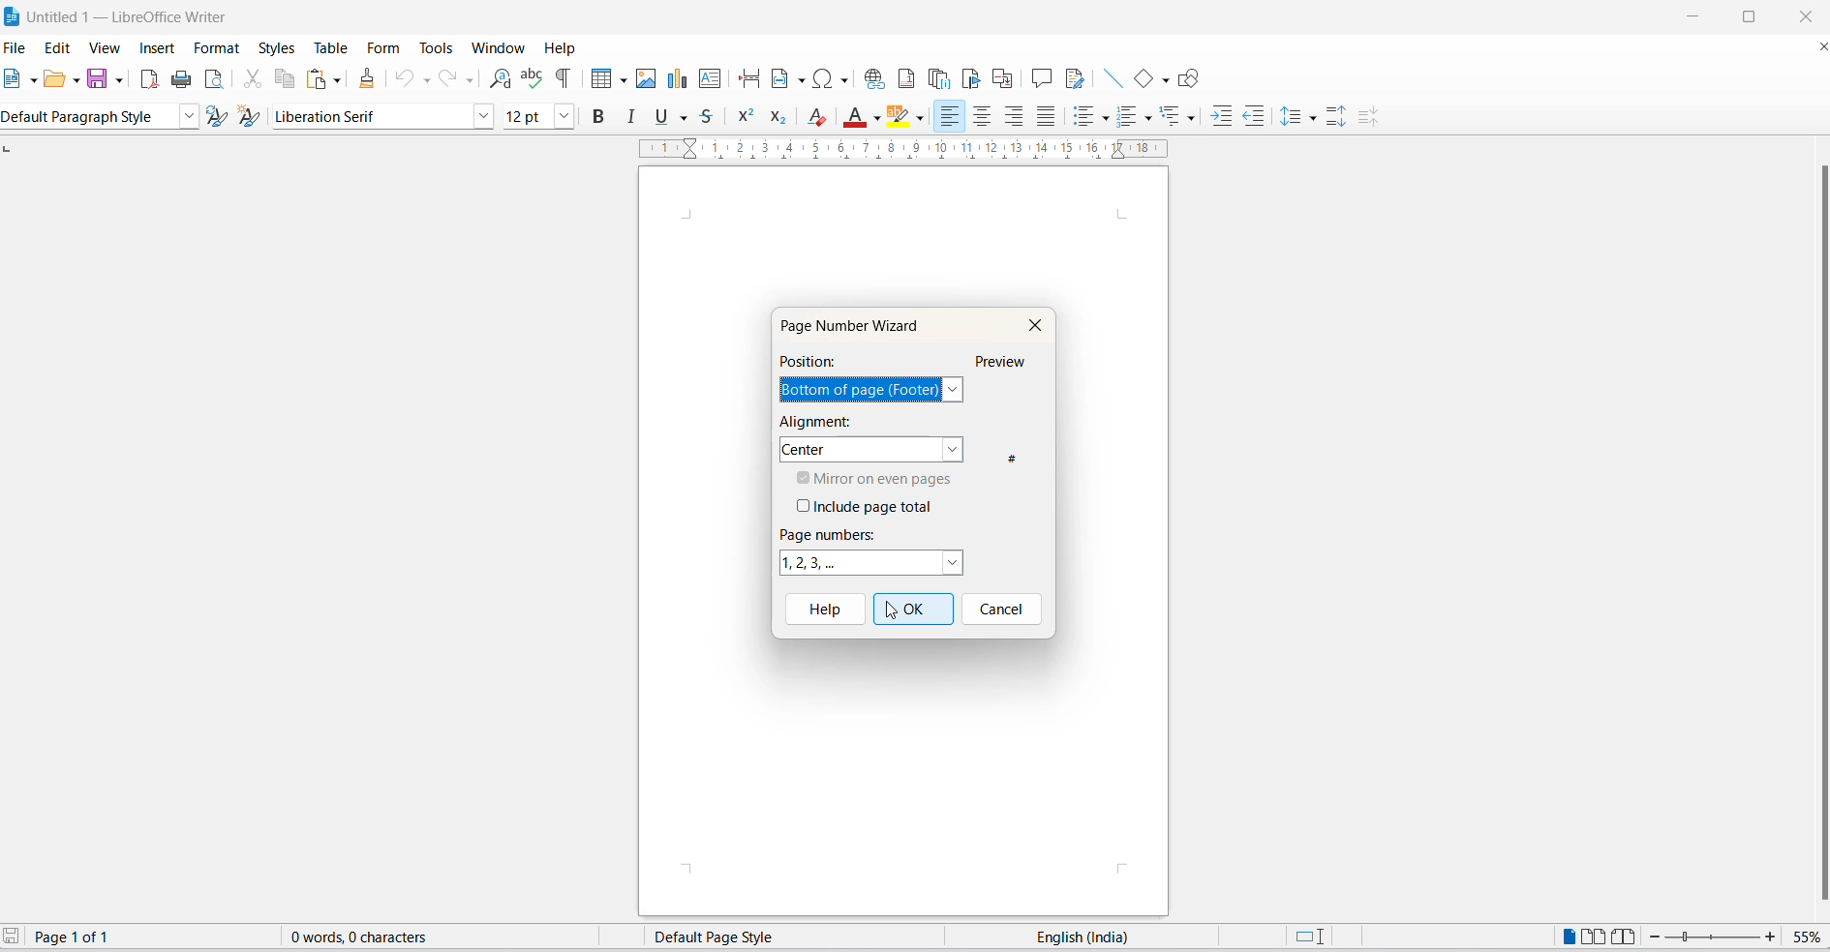 This screenshot has width=1830, height=952. I want to click on position, so click(812, 360).